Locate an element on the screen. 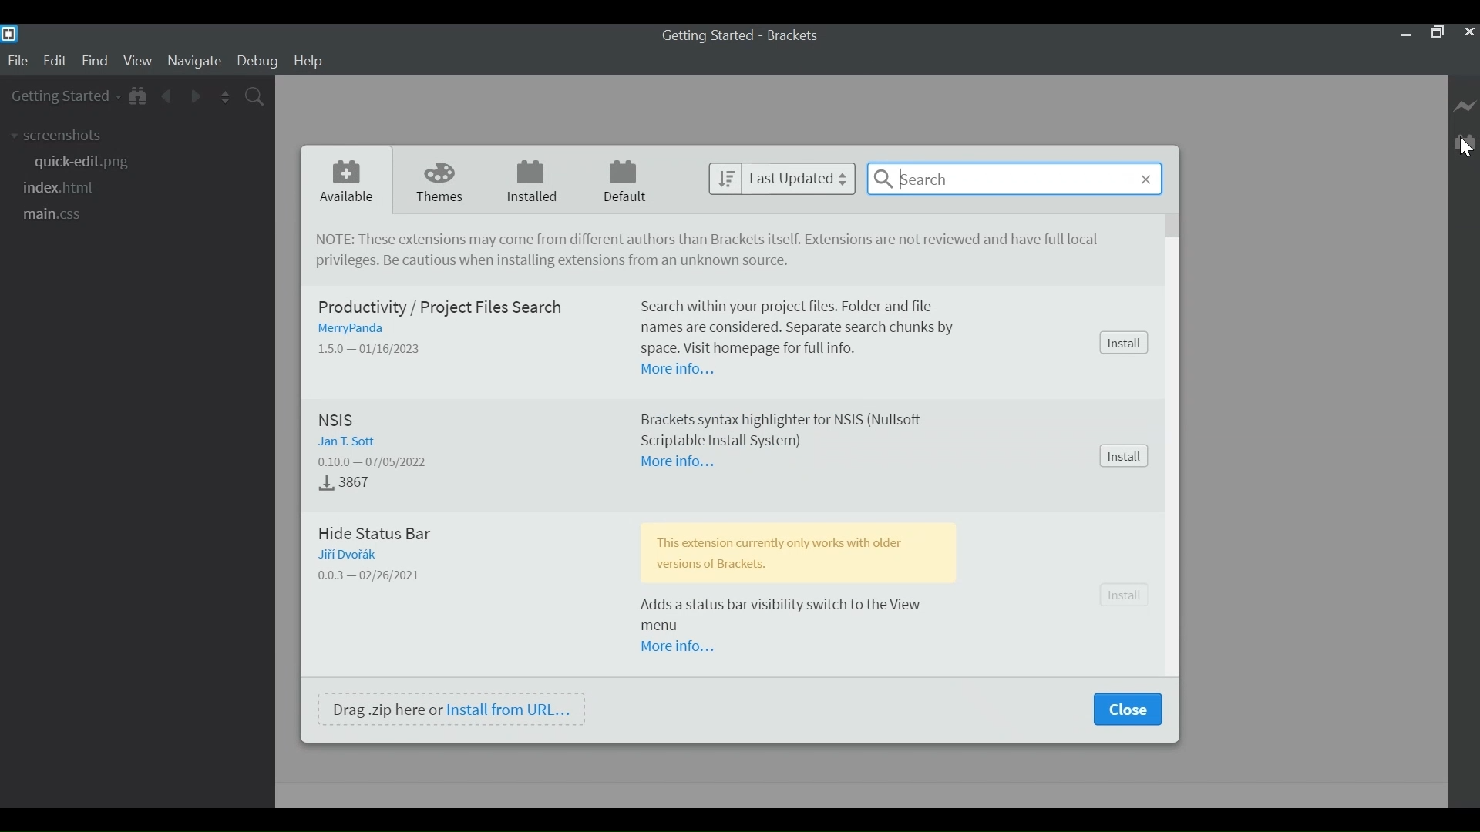 The width and height of the screenshot is (1480, 832). Theme is located at coordinates (443, 181).